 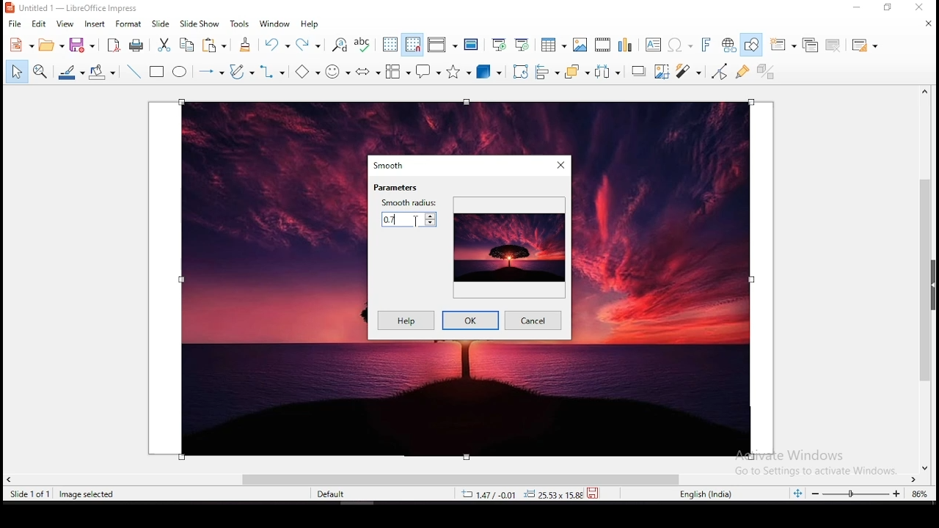 I want to click on close, so click(x=927, y=23).